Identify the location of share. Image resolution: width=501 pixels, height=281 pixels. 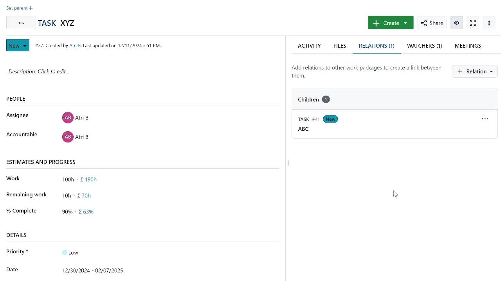
(432, 23).